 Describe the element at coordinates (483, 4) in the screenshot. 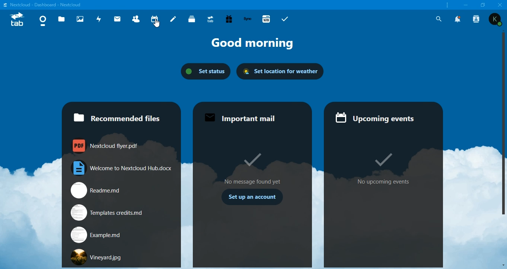

I see `restore window` at that location.